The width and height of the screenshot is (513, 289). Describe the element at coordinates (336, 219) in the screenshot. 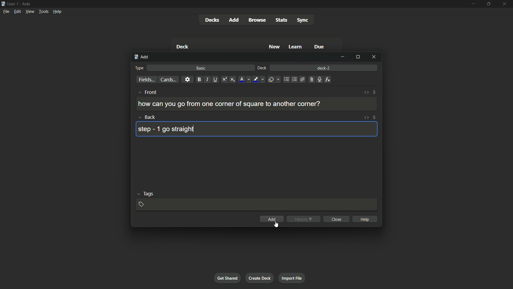

I see `close` at that location.